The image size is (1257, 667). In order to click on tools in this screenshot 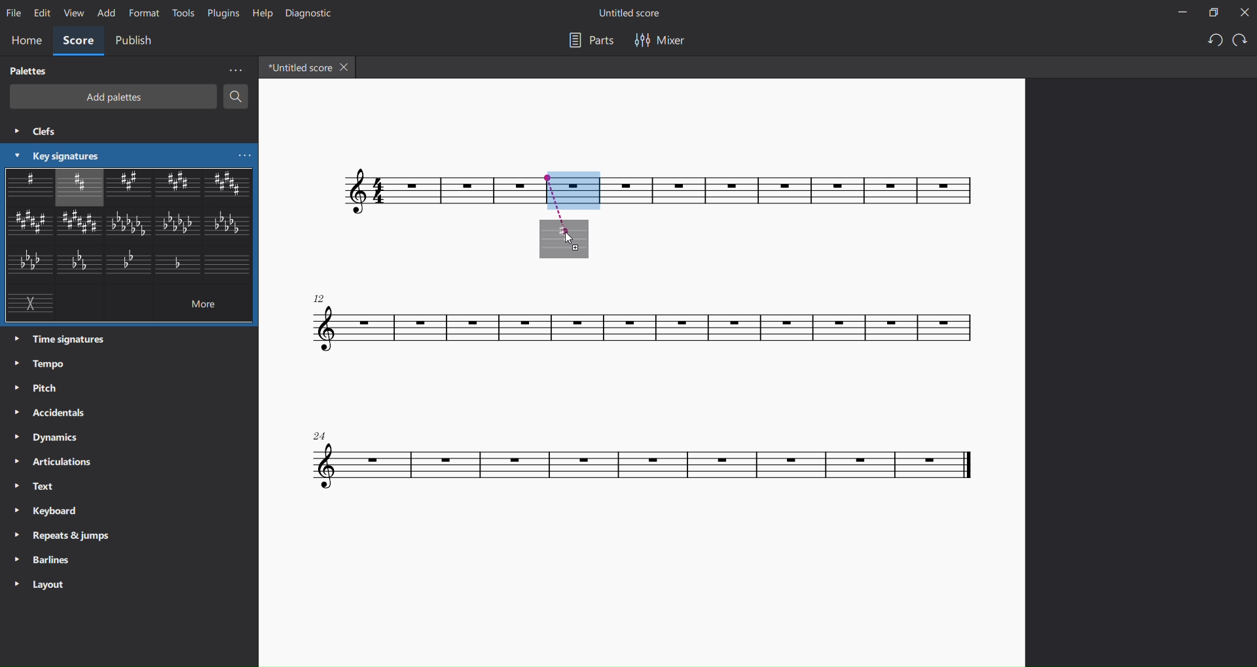, I will do `click(182, 11)`.